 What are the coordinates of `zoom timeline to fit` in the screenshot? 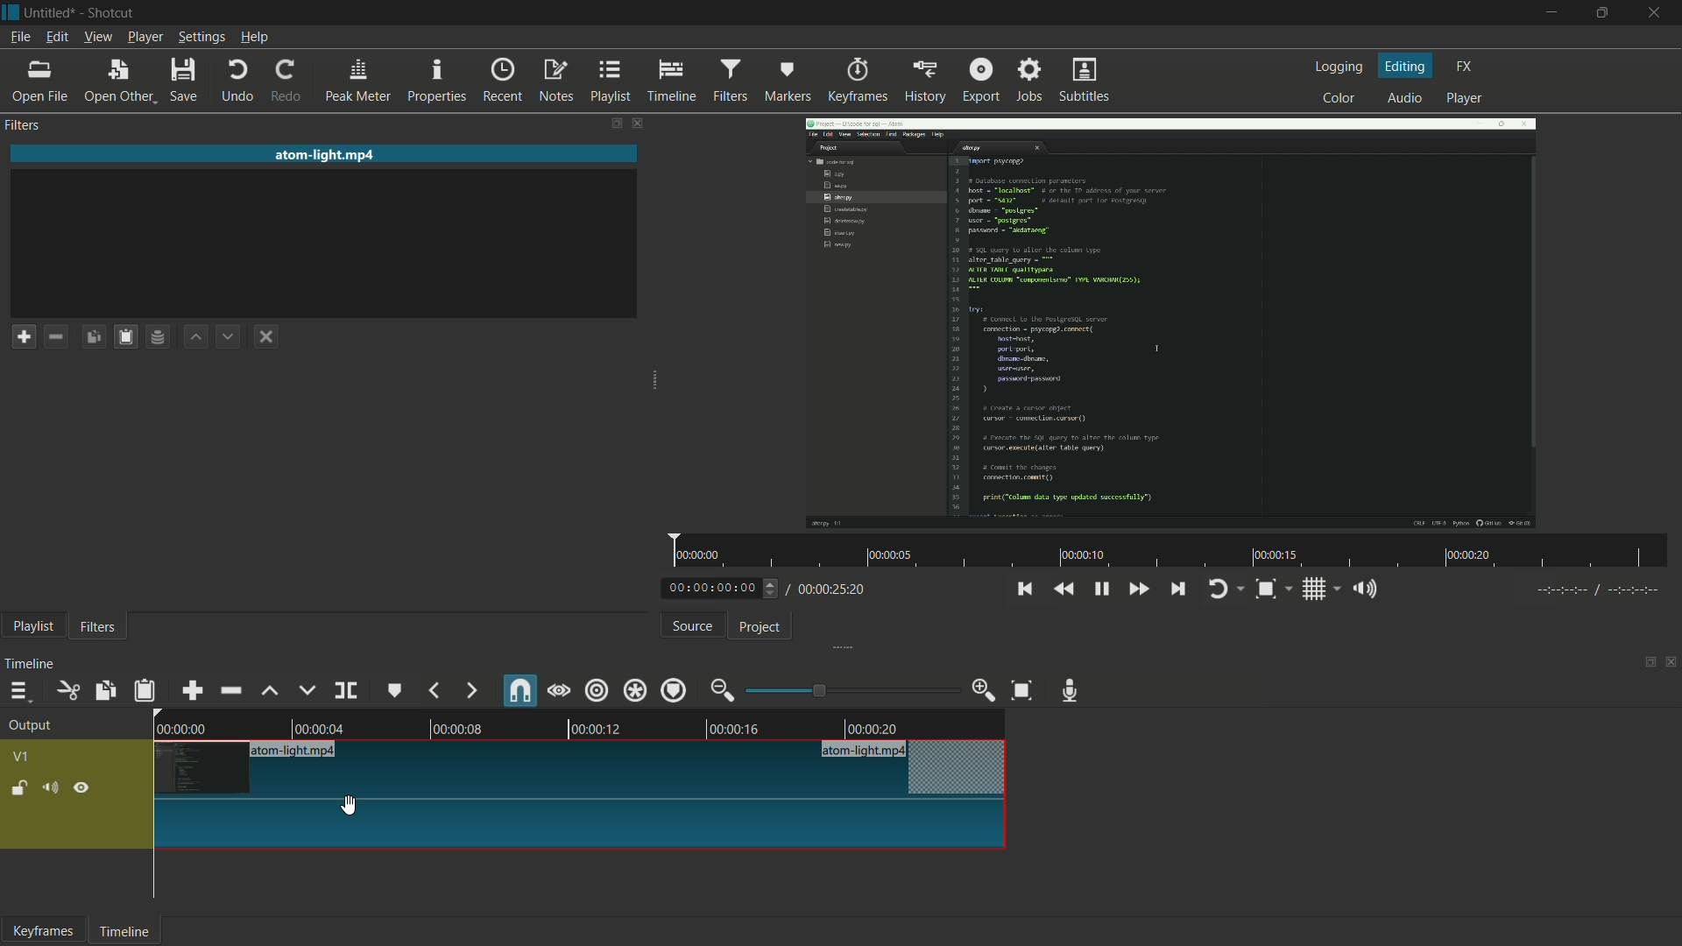 It's located at (1264, 589).